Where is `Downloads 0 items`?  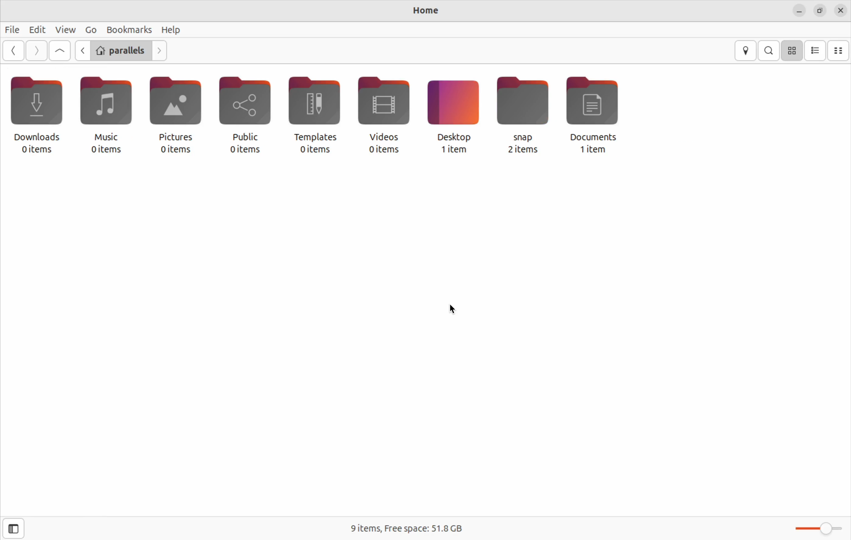 Downloads 0 items is located at coordinates (41, 116).